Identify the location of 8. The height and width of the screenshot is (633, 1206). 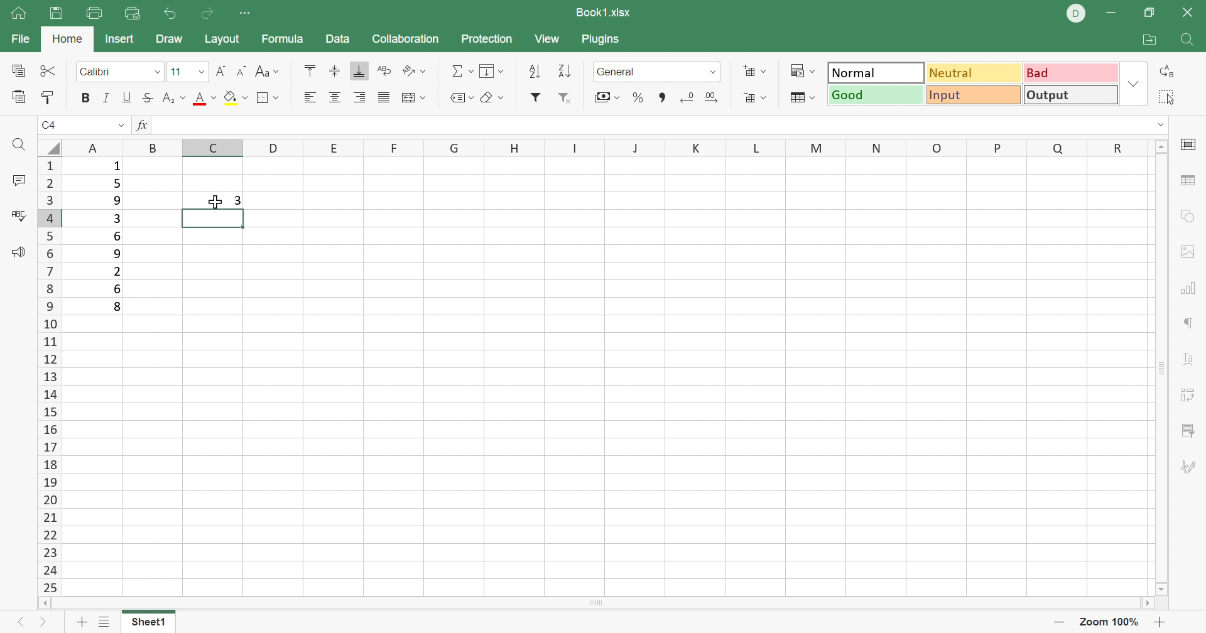
(119, 308).